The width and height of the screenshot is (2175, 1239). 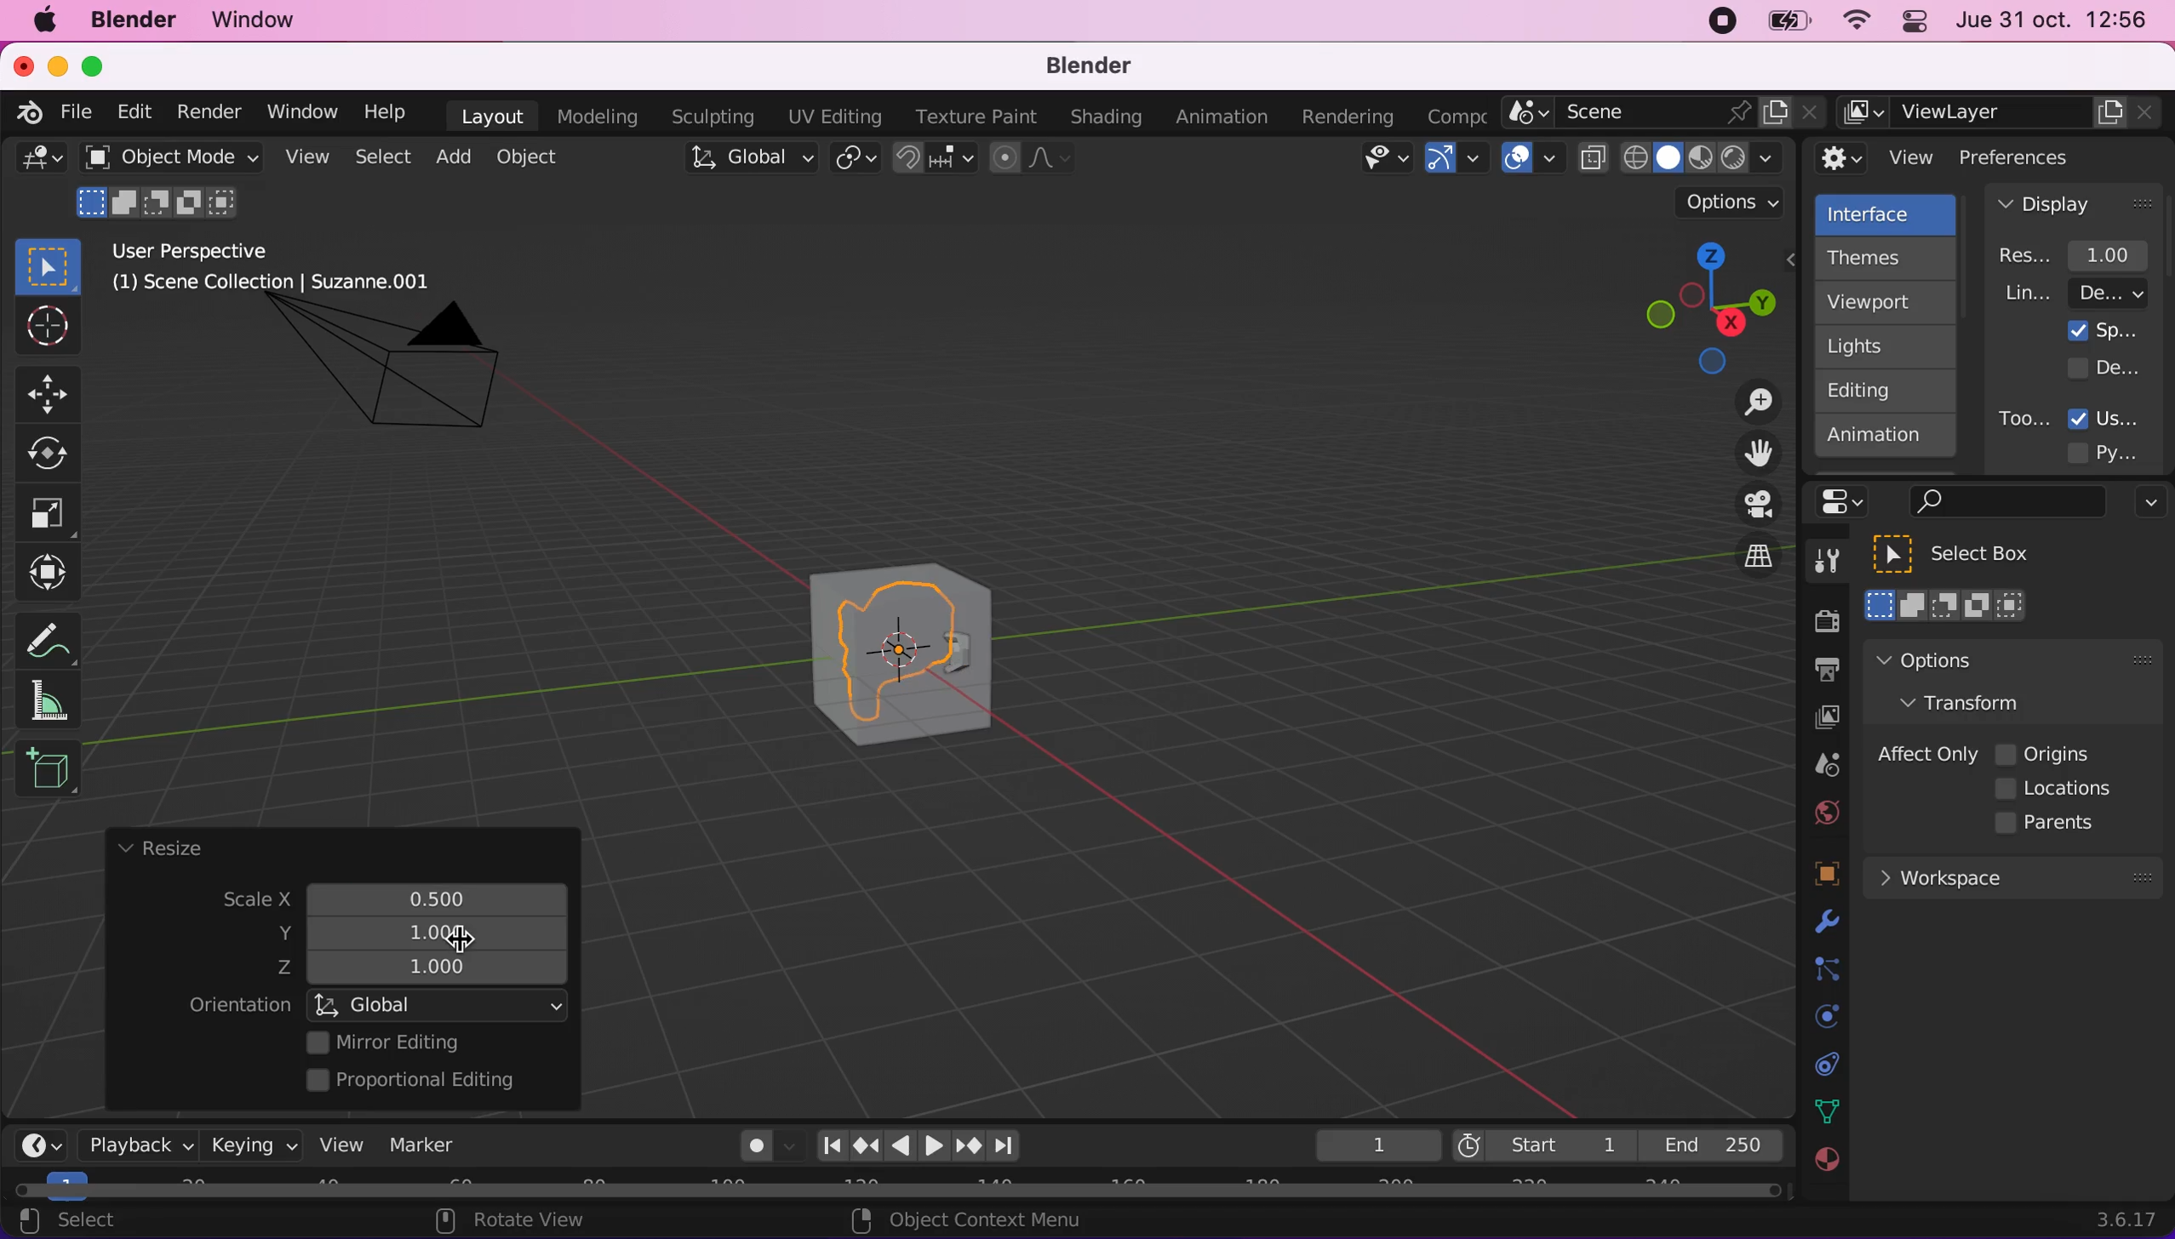 I want to click on play, so click(x=919, y=1146).